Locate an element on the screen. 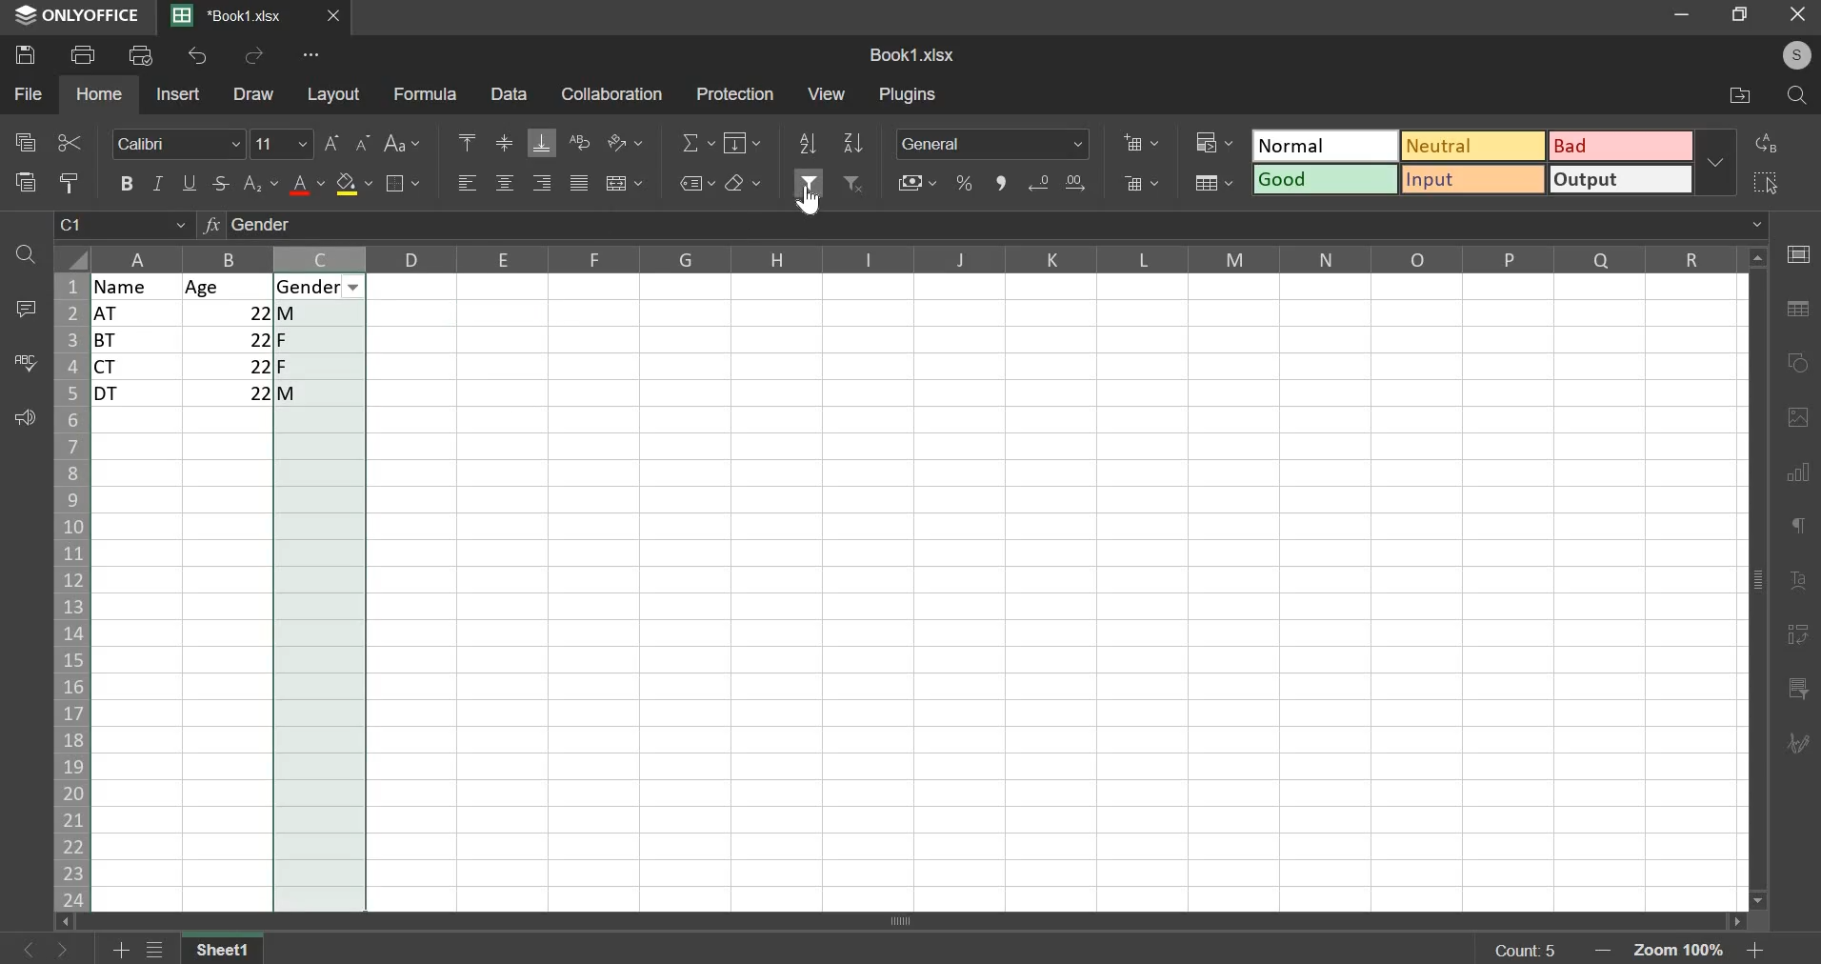 This screenshot has width=1821, height=964. profile is located at coordinates (1797, 57).